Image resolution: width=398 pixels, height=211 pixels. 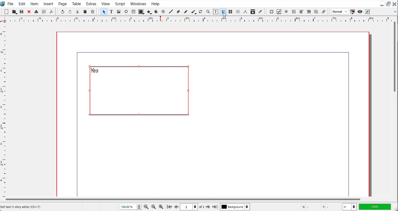 I want to click on Arc, so click(x=157, y=11).